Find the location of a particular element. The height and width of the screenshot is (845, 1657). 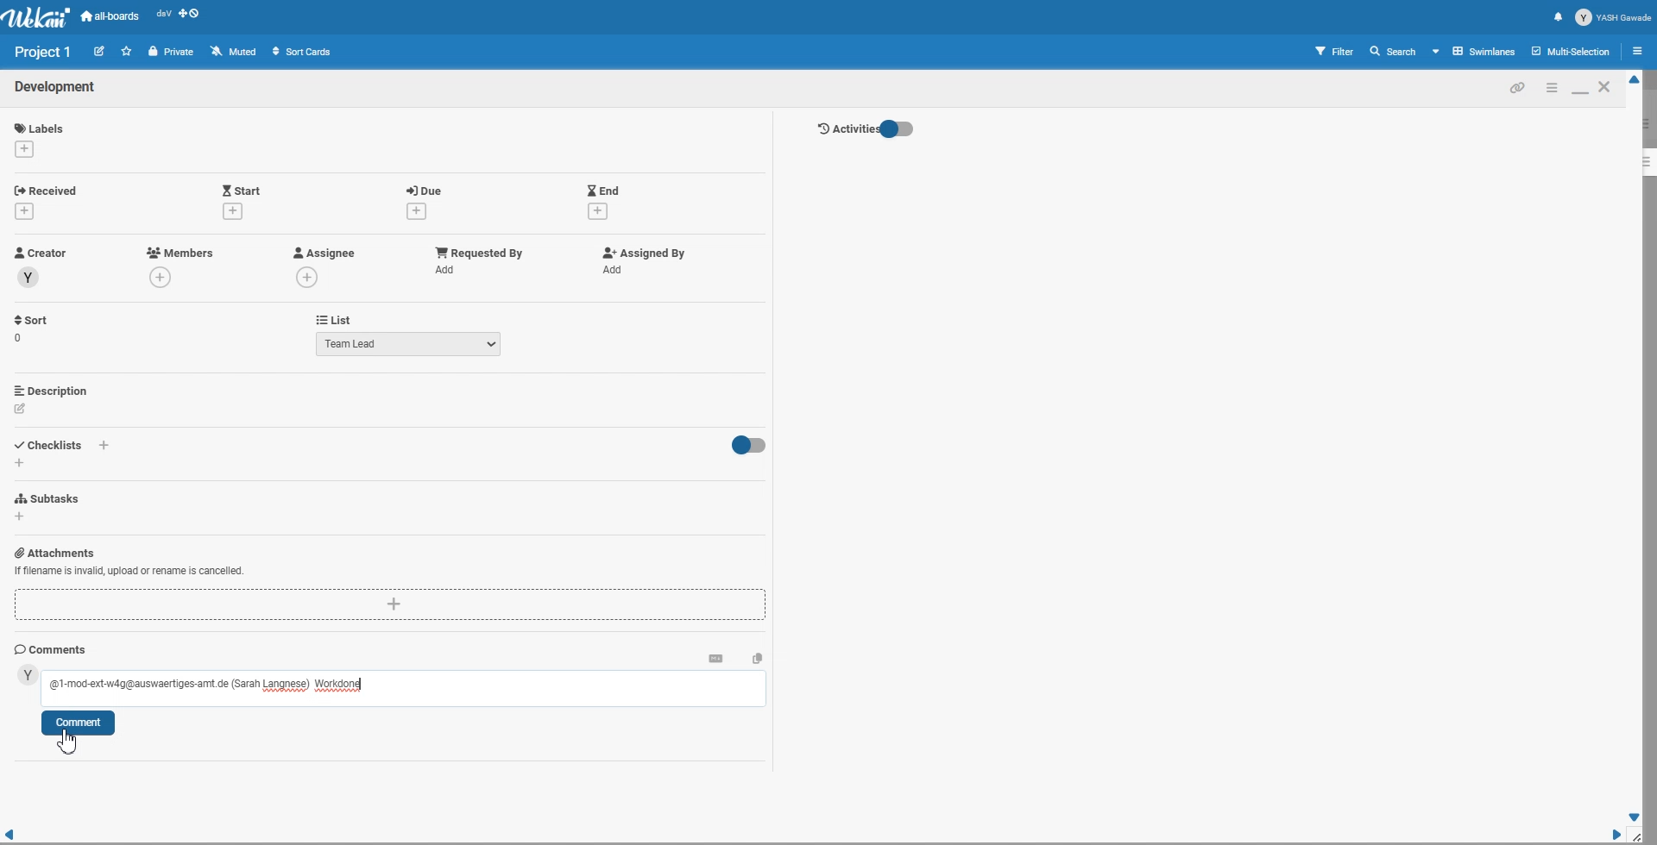

@!-mod-ext-wag@auswaertiges-amt de (Sarah Langnese) is located at coordinates (179, 685).